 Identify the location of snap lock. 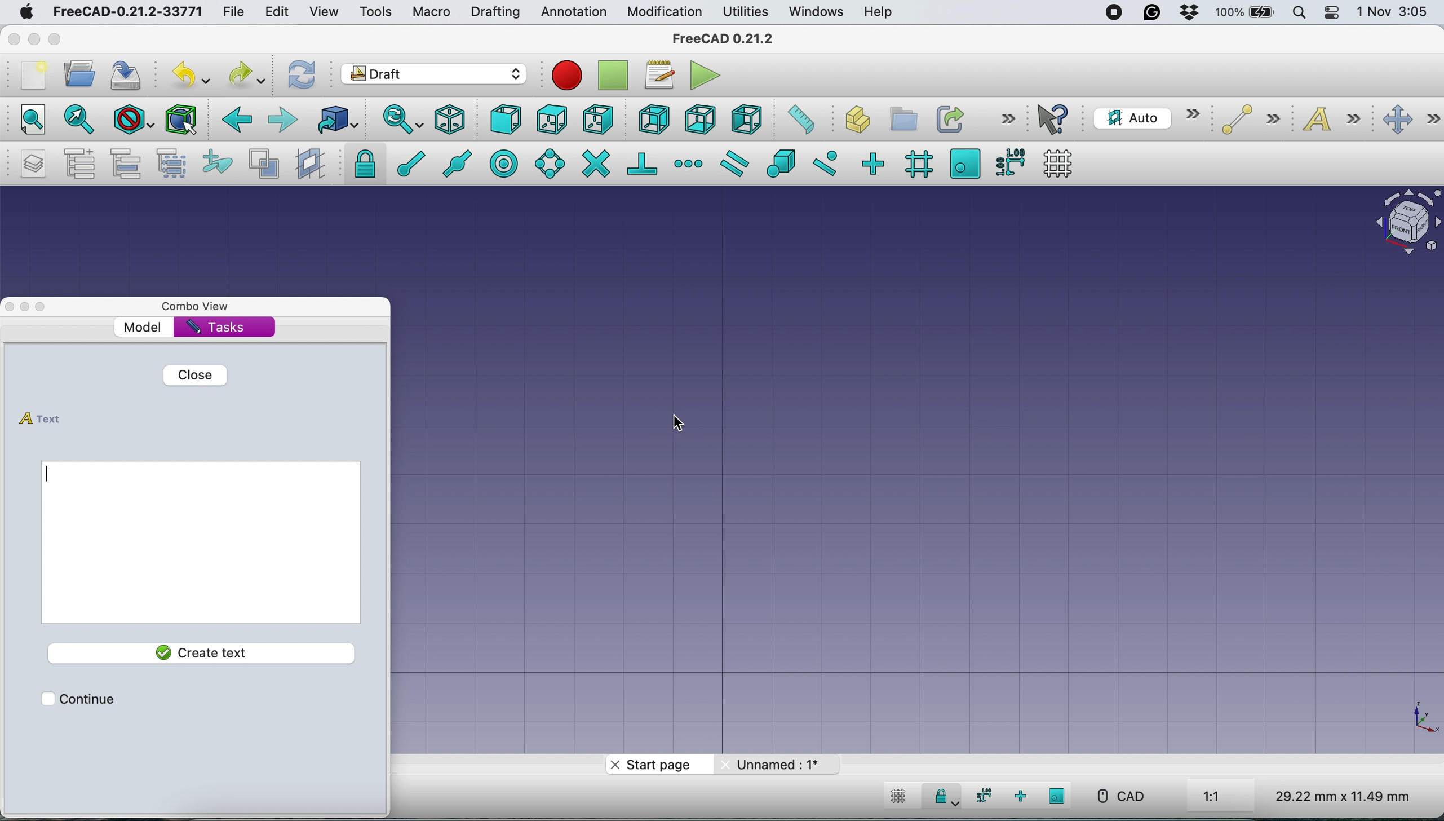
(941, 796).